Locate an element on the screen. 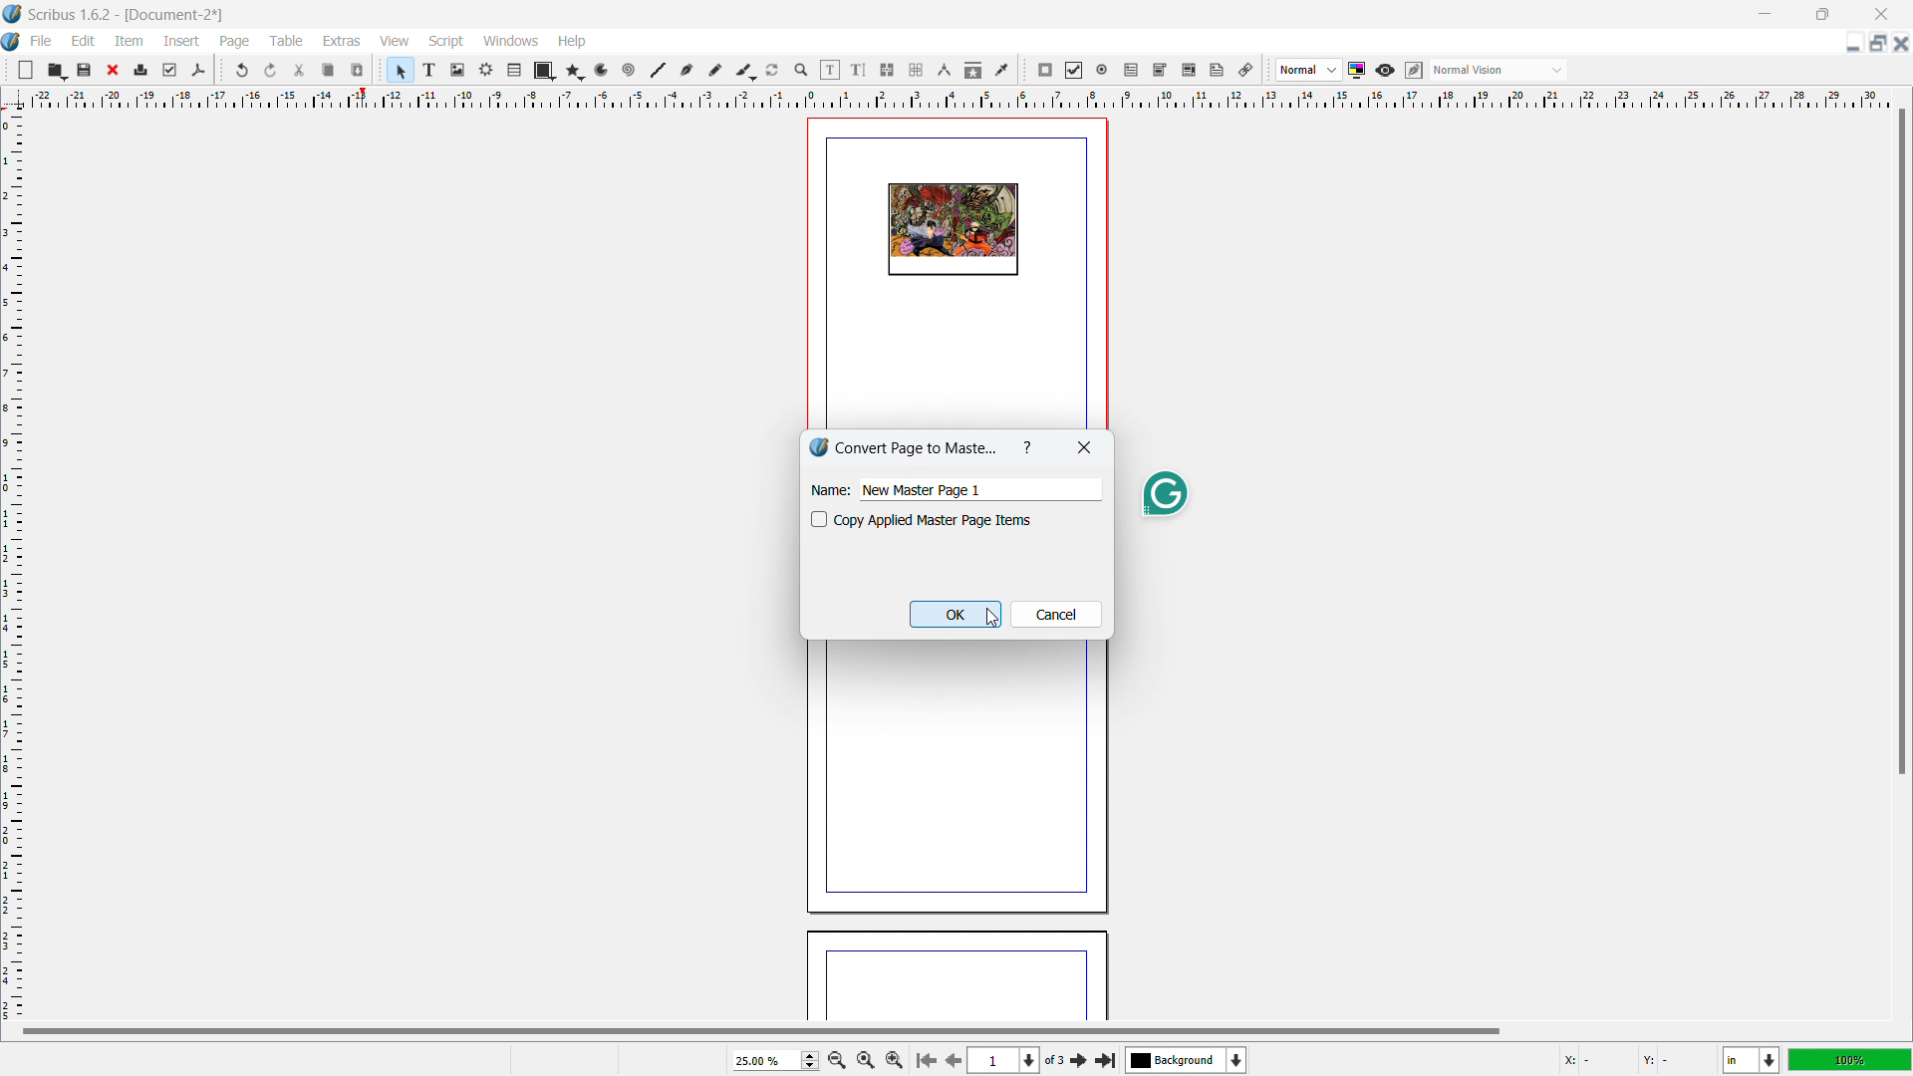  edit text with story editor is located at coordinates (858, 70).